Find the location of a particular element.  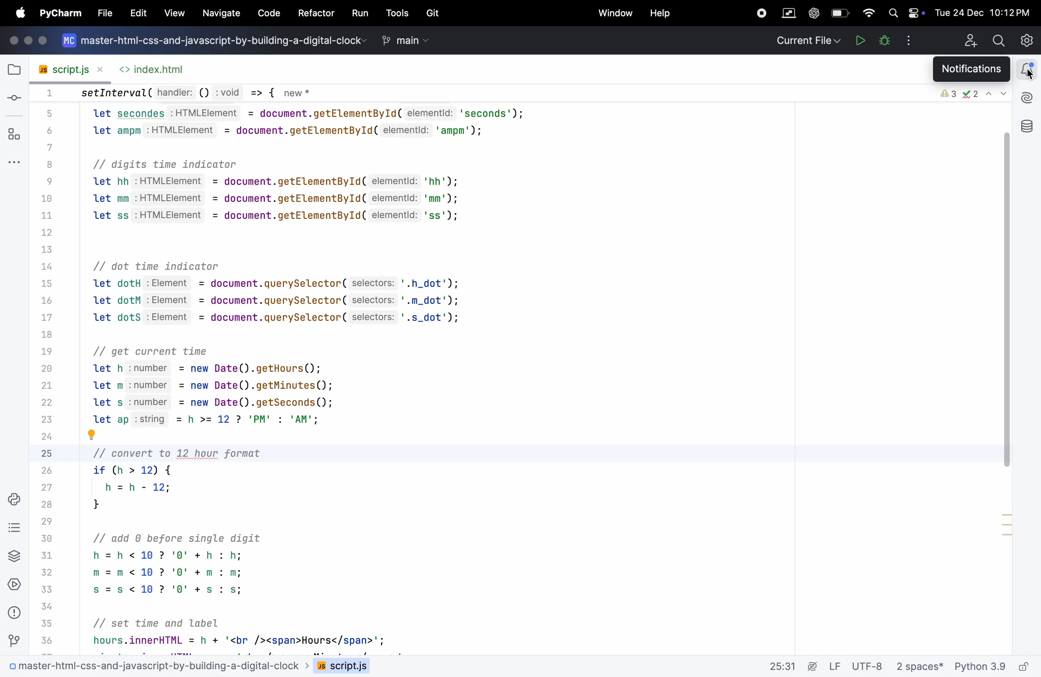

notifications is located at coordinates (969, 69).